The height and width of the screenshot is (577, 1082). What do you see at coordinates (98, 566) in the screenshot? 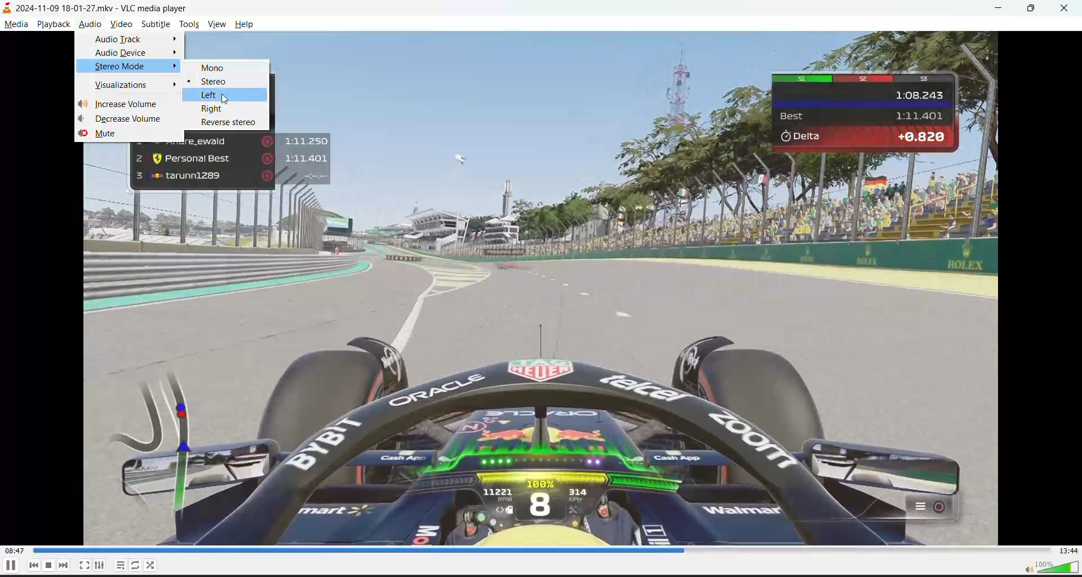
I see `settings` at bounding box center [98, 566].